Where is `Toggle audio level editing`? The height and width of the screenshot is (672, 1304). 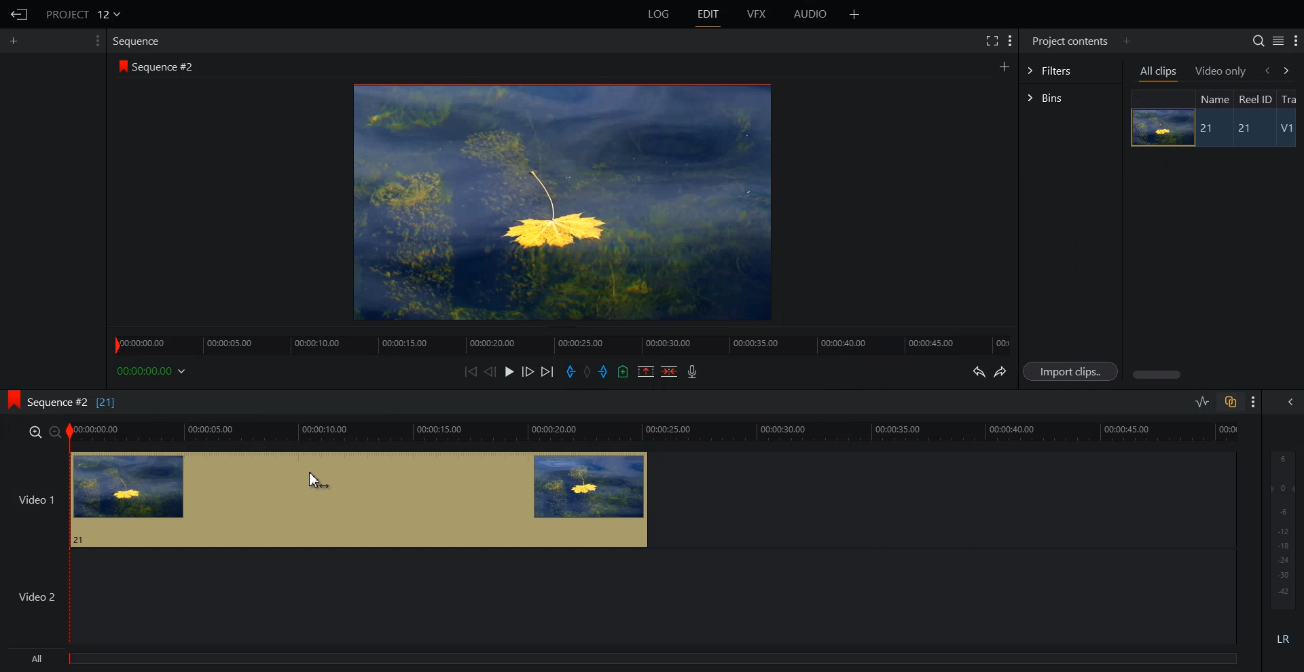
Toggle audio level editing is located at coordinates (1202, 401).